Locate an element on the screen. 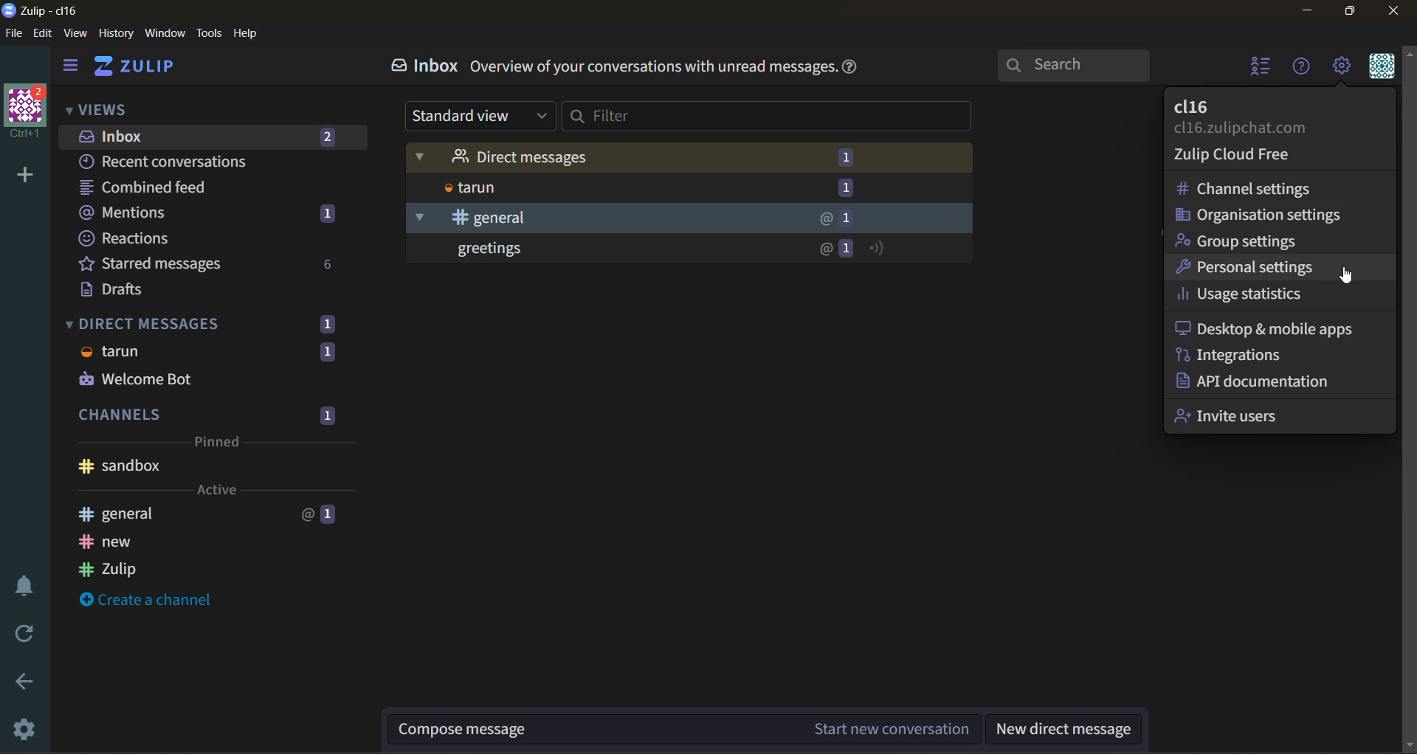 The image size is (1417, 754). greetings is located at coordinates (698, 249).